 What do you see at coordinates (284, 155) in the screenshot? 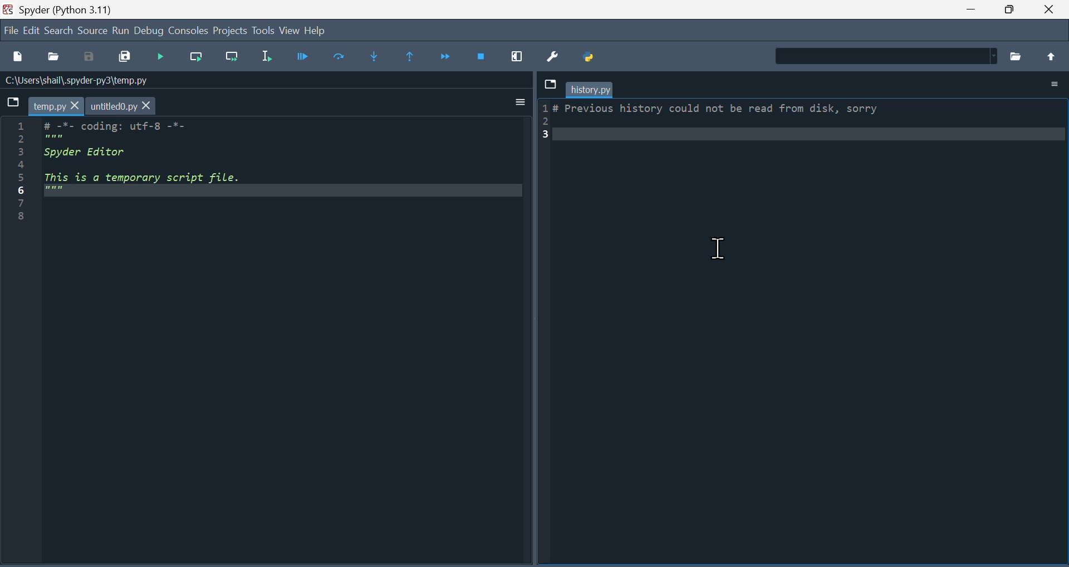
I see `code` at bounding box center [284, 155].